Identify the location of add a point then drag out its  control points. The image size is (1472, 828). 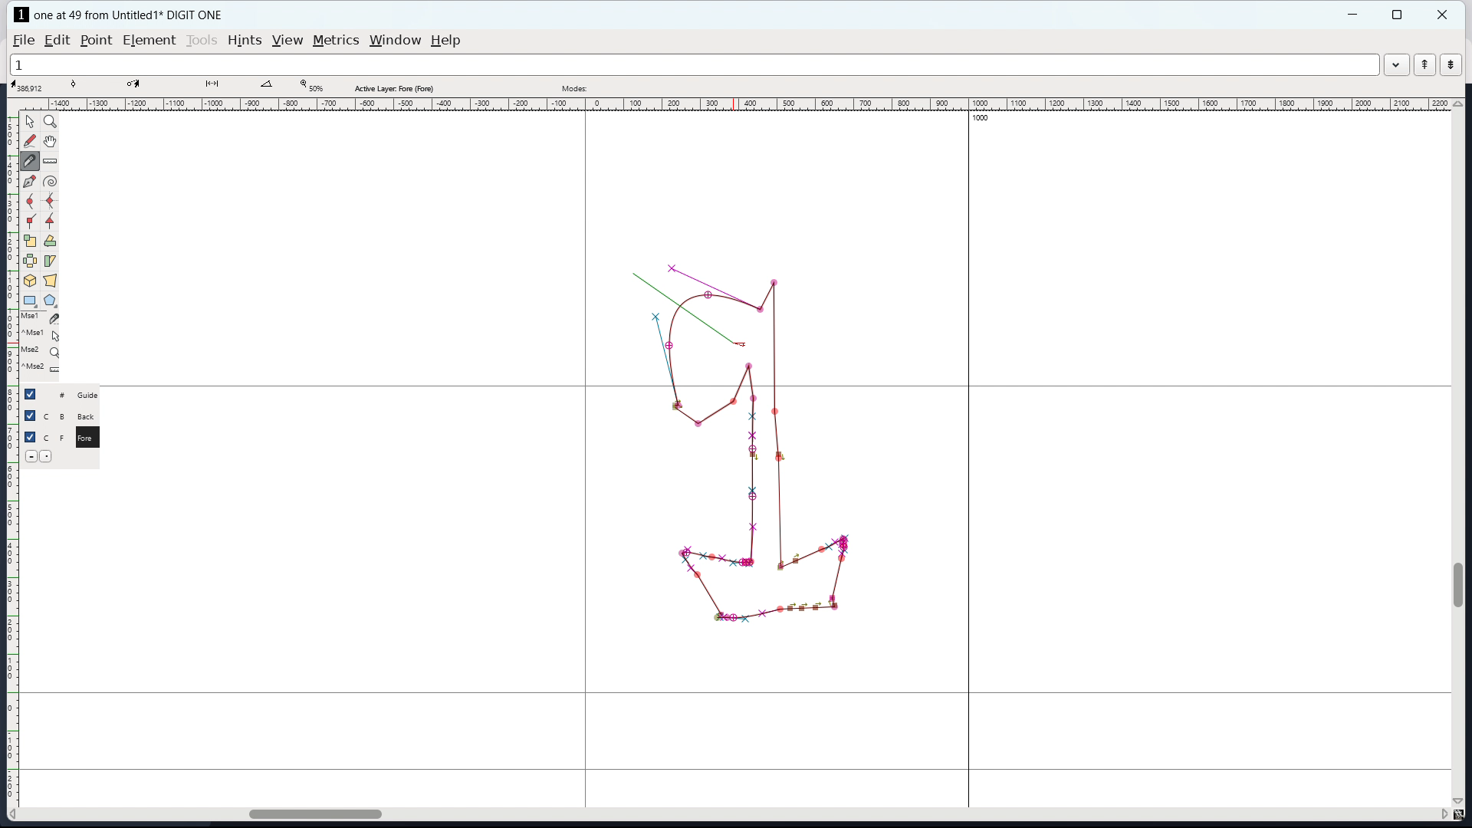
(29, 182).